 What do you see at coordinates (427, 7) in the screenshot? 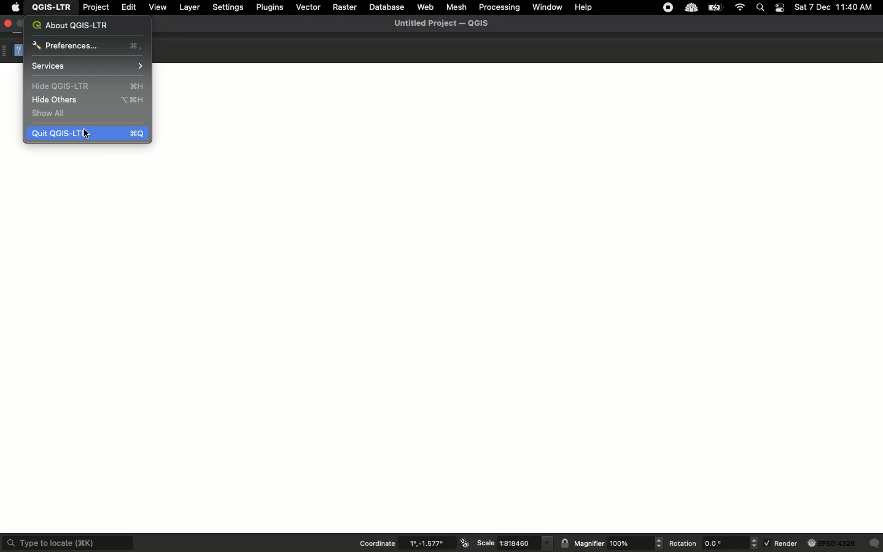
I see `Web` at bounding box center [427, 7].